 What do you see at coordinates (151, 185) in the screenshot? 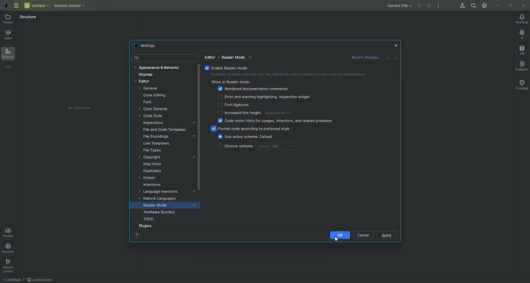
I see `Intentions` at bounding box center [151, 185].